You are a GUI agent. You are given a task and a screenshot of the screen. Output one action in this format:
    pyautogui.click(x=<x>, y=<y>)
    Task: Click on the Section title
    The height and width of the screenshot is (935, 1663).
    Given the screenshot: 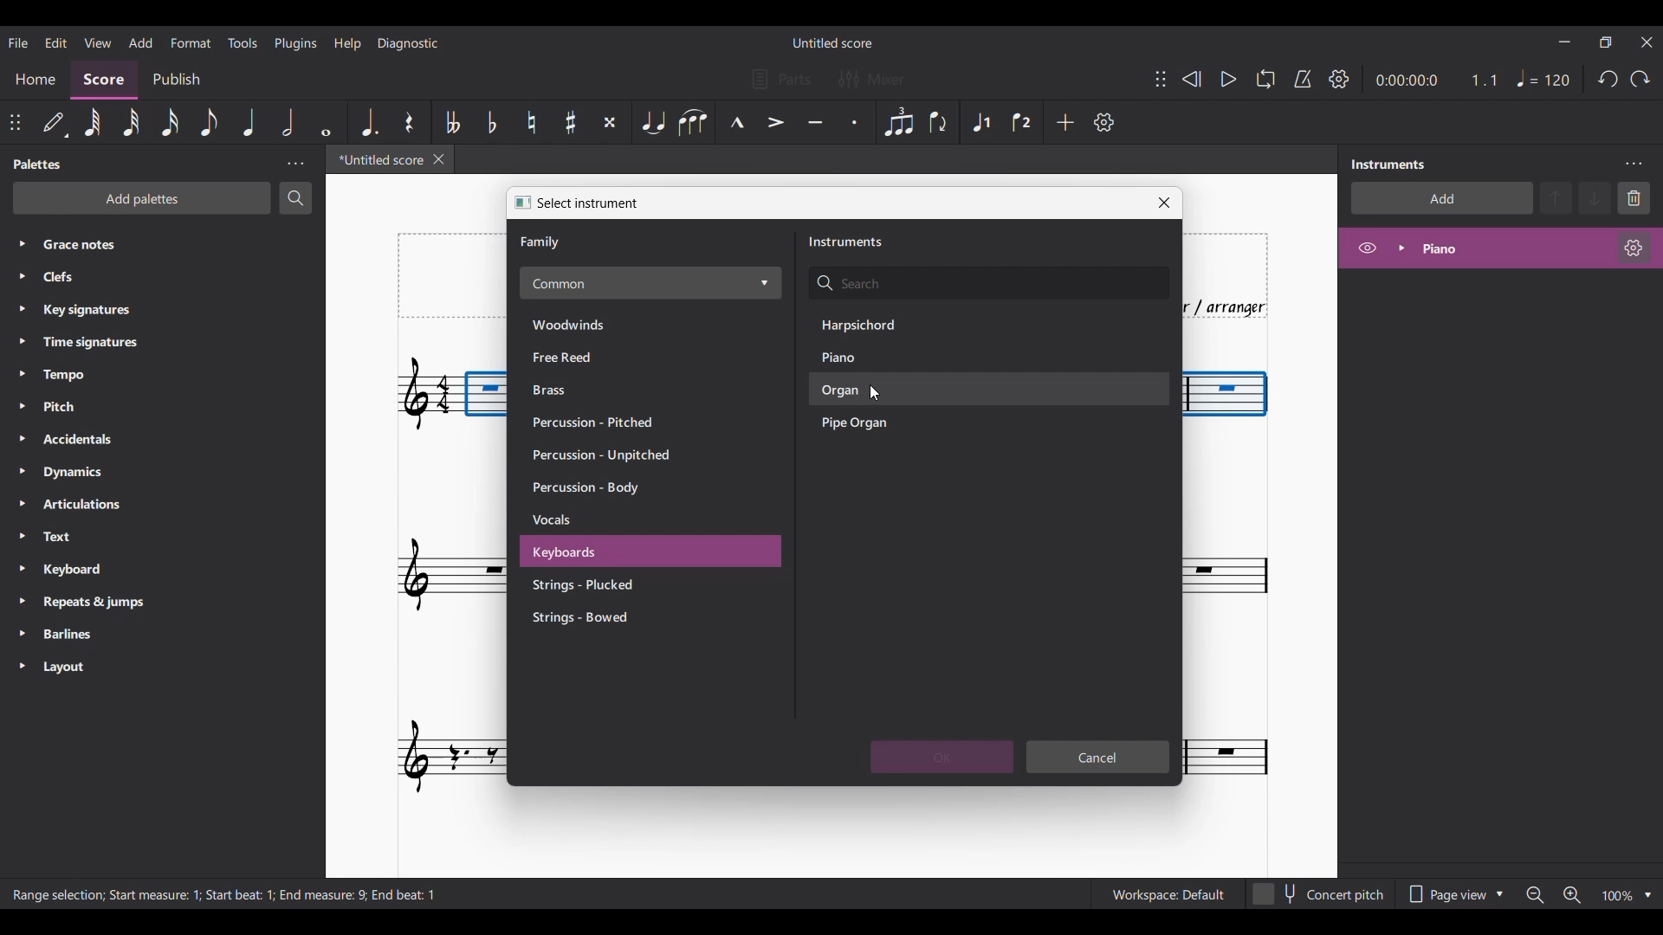 What is the action you would take?
    pyautogui.click(x=846, y=242)
    